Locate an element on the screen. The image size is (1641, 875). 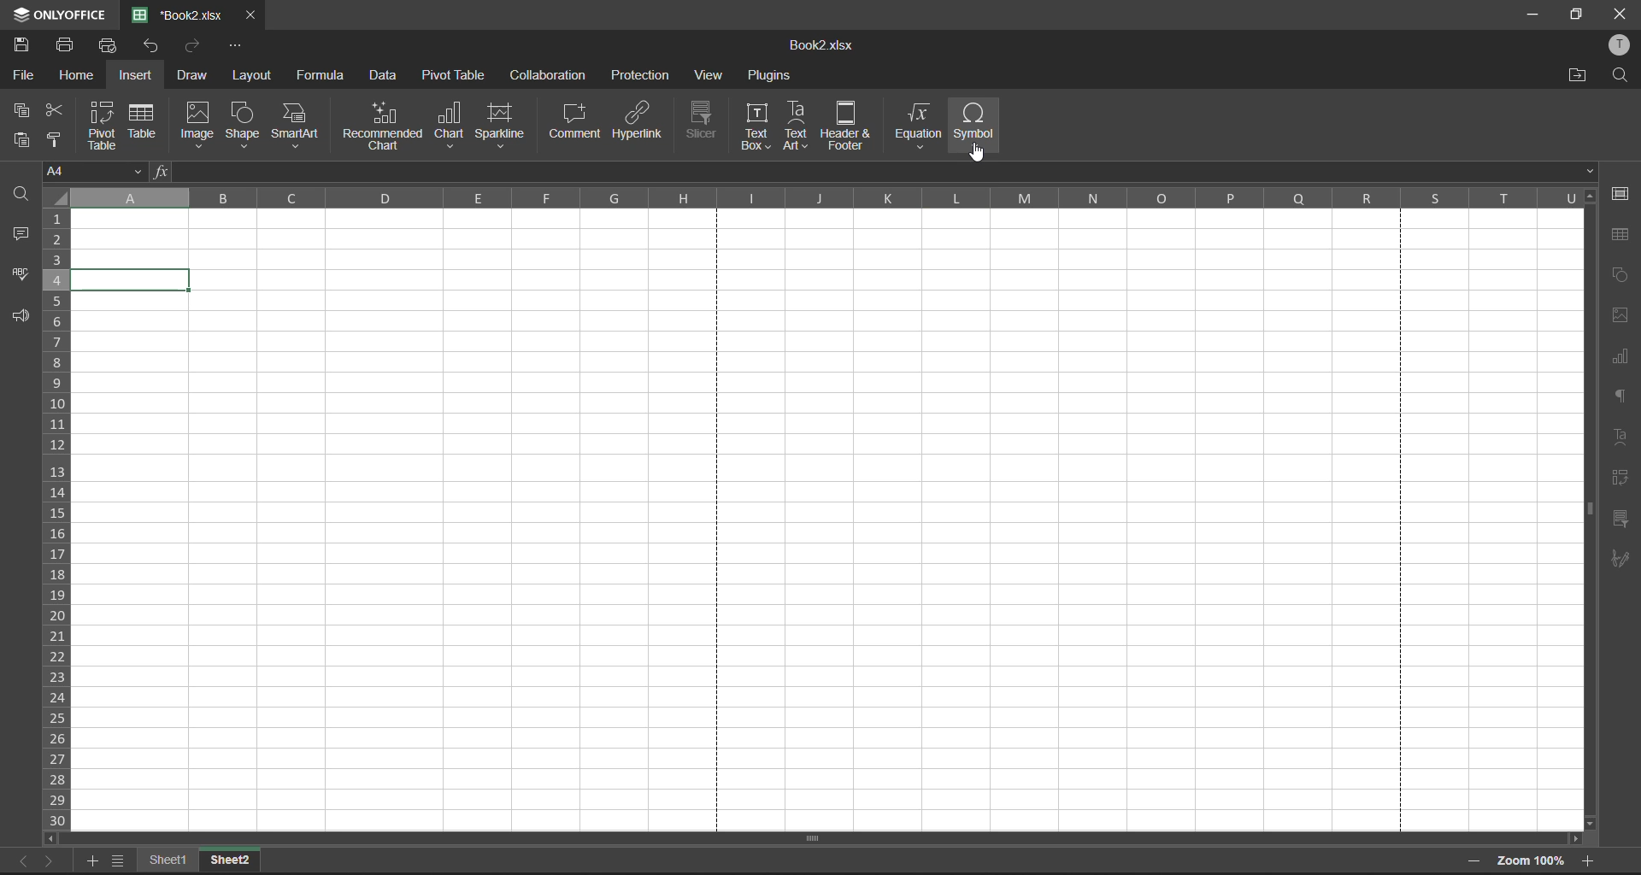
cell settings is located at coordinates (1621, 197).